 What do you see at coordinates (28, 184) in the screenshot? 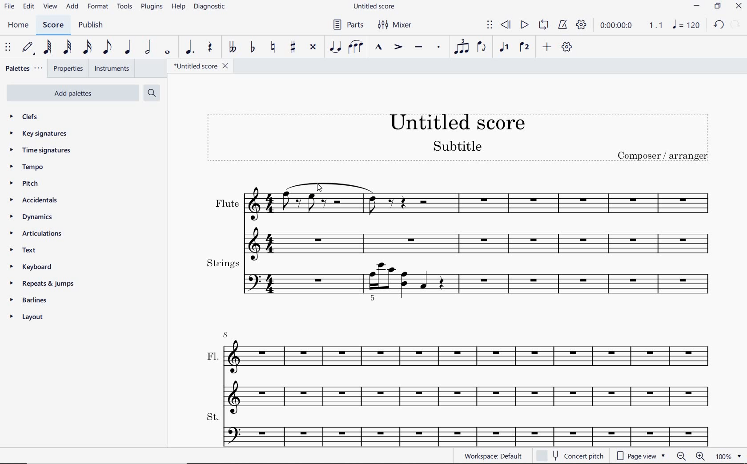
I see `pitch` at bounding box center [28, 184].